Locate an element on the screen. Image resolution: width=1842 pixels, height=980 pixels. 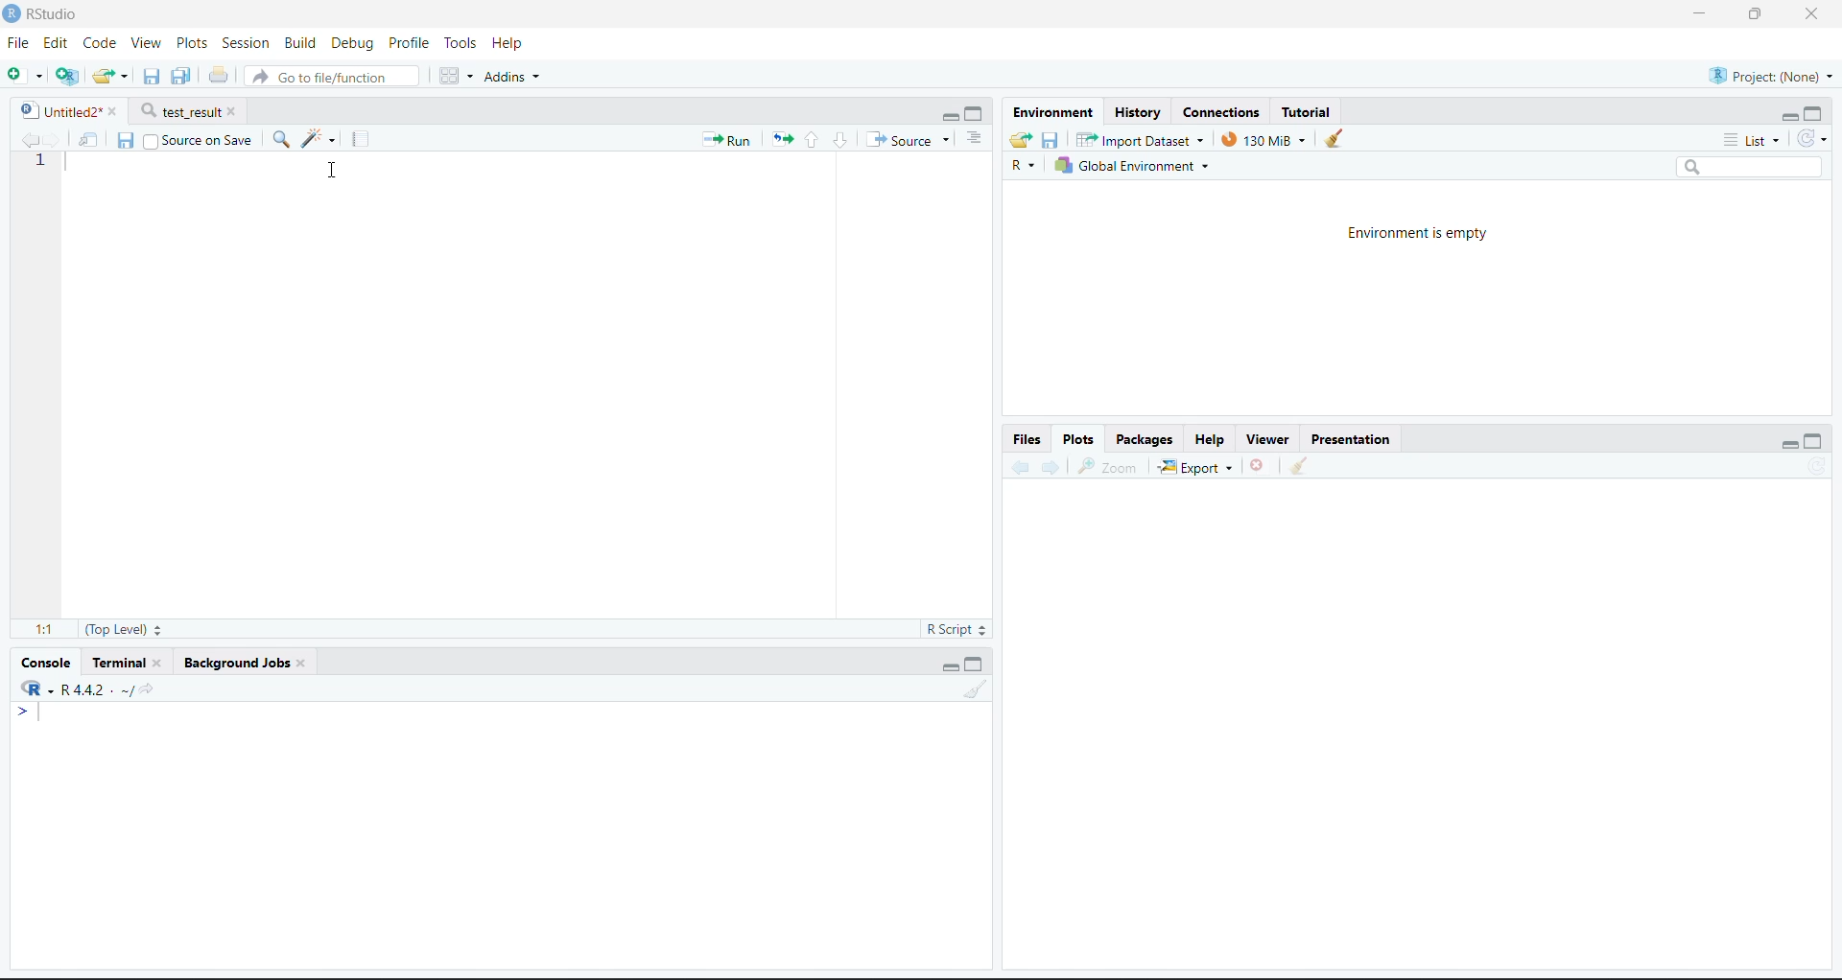
Terminal is located at coordinates (130, 659).